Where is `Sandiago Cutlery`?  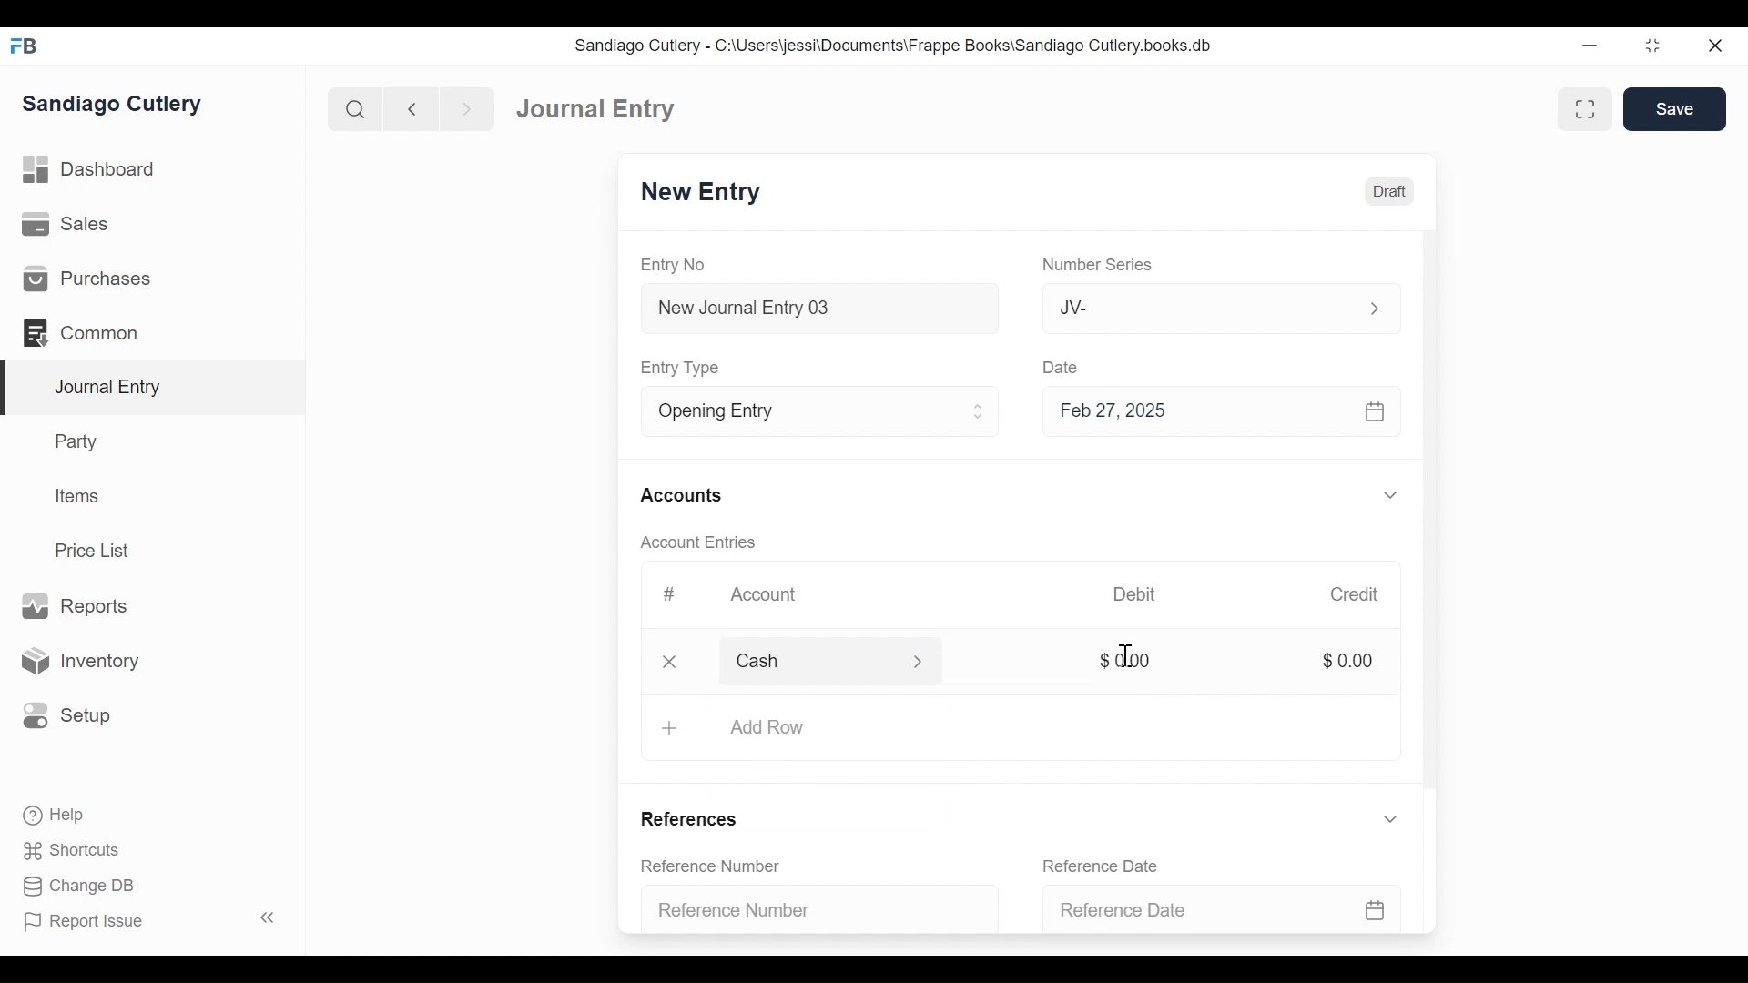 Sandiago Cutlery is located at coordinates (115, 106).